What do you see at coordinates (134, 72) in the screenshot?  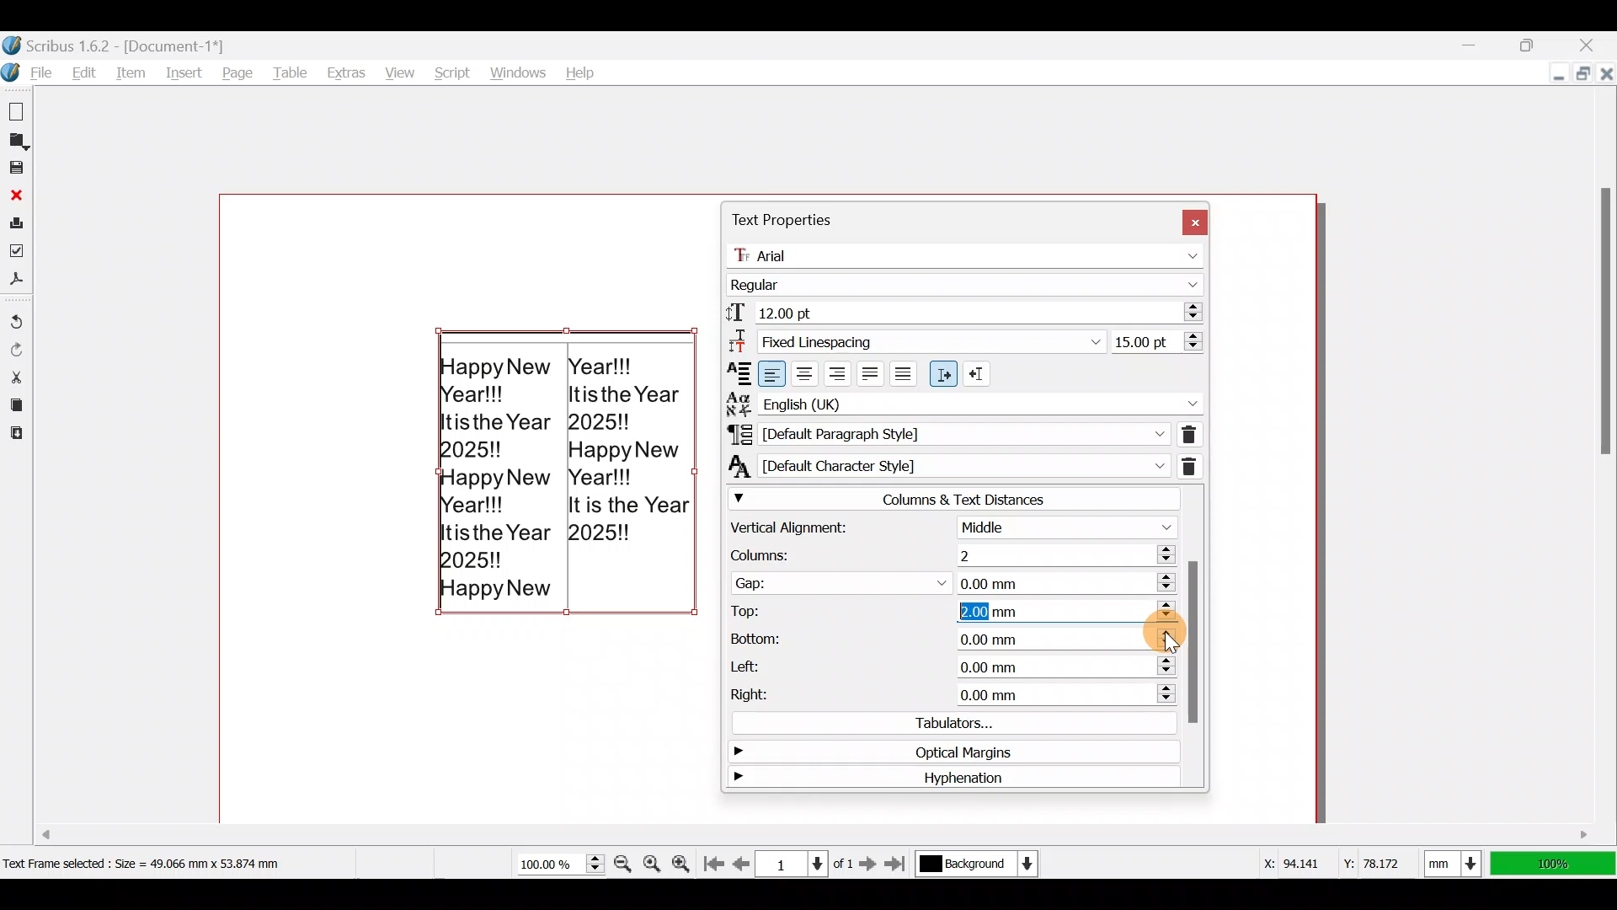 I see `Item` at bounding box center [134, 72].